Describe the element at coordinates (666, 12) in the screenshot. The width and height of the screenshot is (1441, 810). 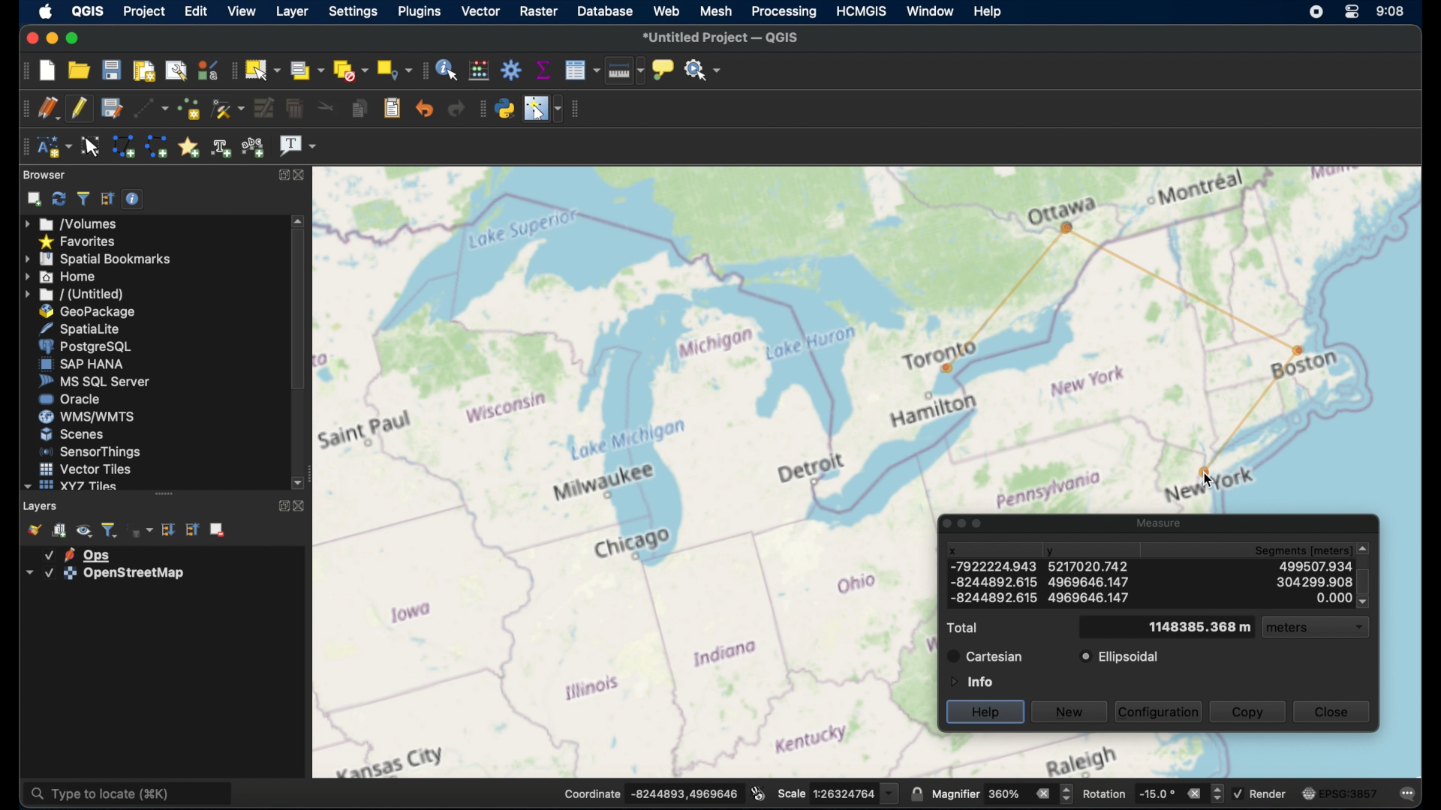
I see `web` at that location.